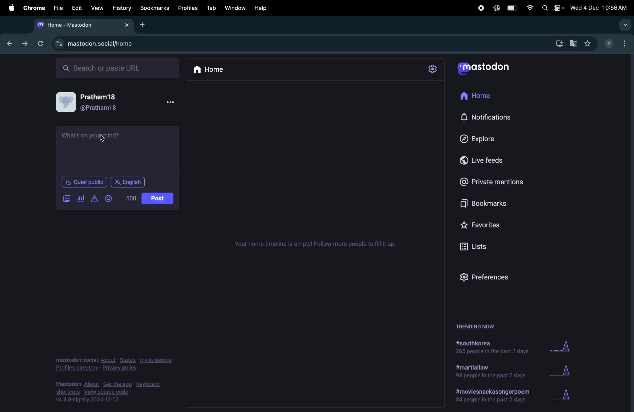  Describe the element at coordinates (487, 159) in the screenshot. I see `Live feeds` at that location.